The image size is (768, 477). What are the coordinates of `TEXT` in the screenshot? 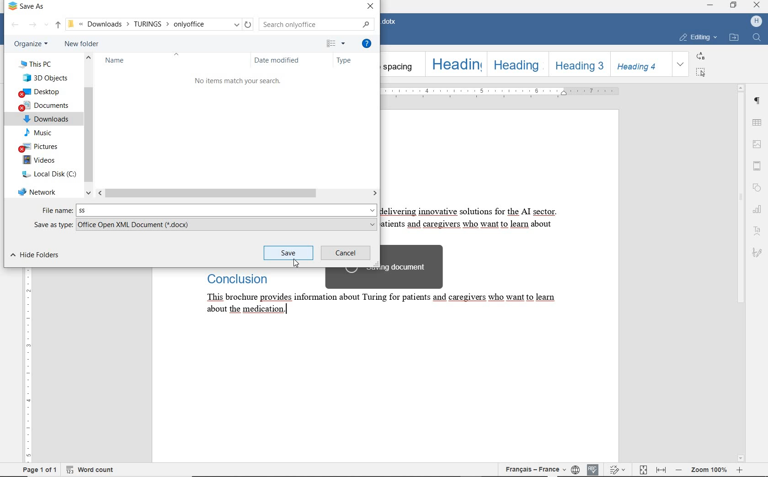 It's located at (478, 276).